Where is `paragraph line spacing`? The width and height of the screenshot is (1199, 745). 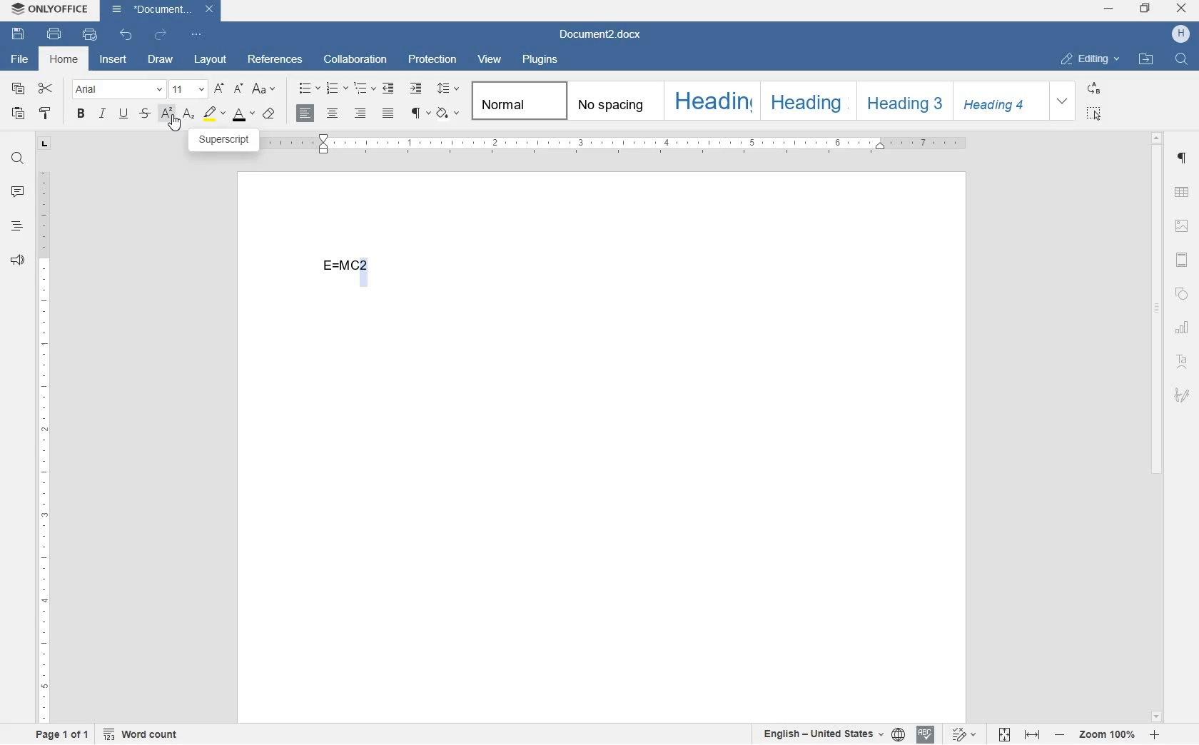 paragraph line spacing is located at coordinates (447, 88).